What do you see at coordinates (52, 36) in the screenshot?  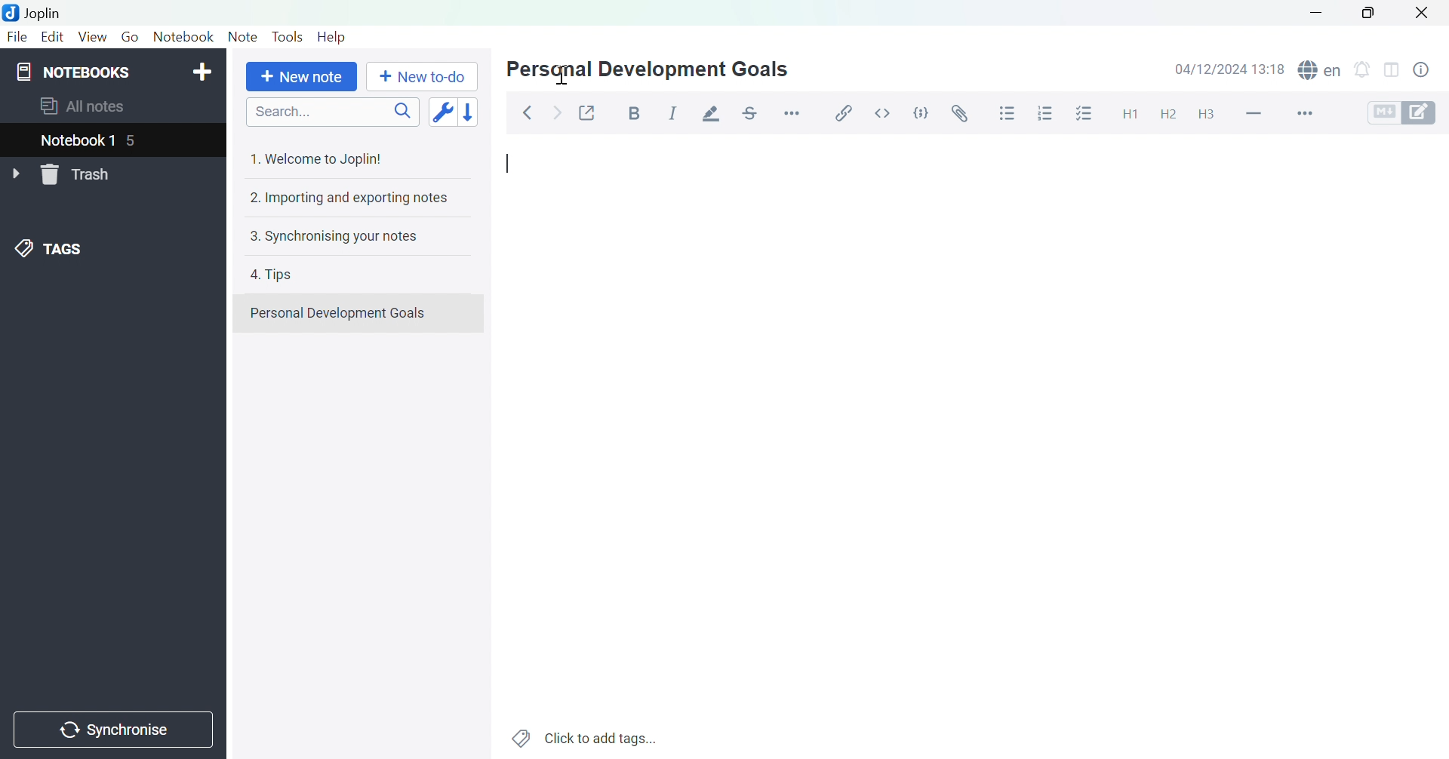 I see `Edit` at bounding box center [52, 36].